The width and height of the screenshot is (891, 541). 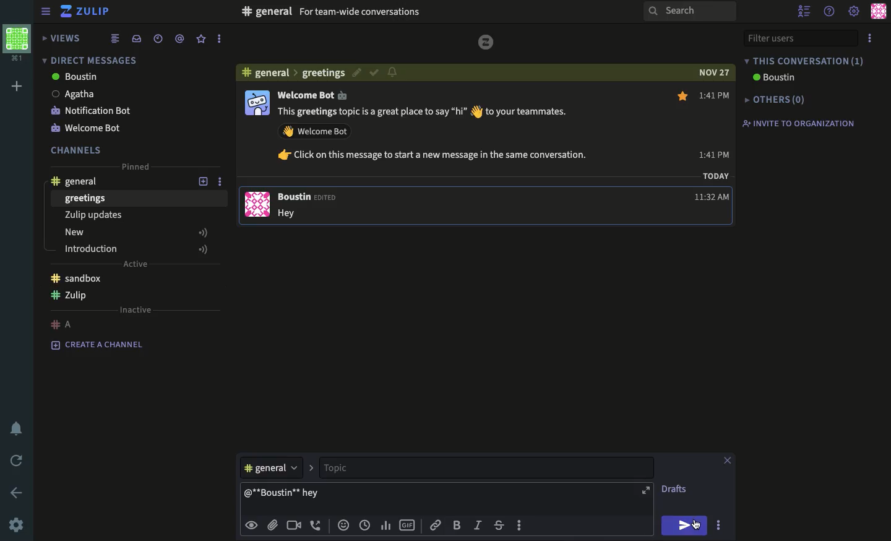 I want to click on help, so click(x=831, y=10).